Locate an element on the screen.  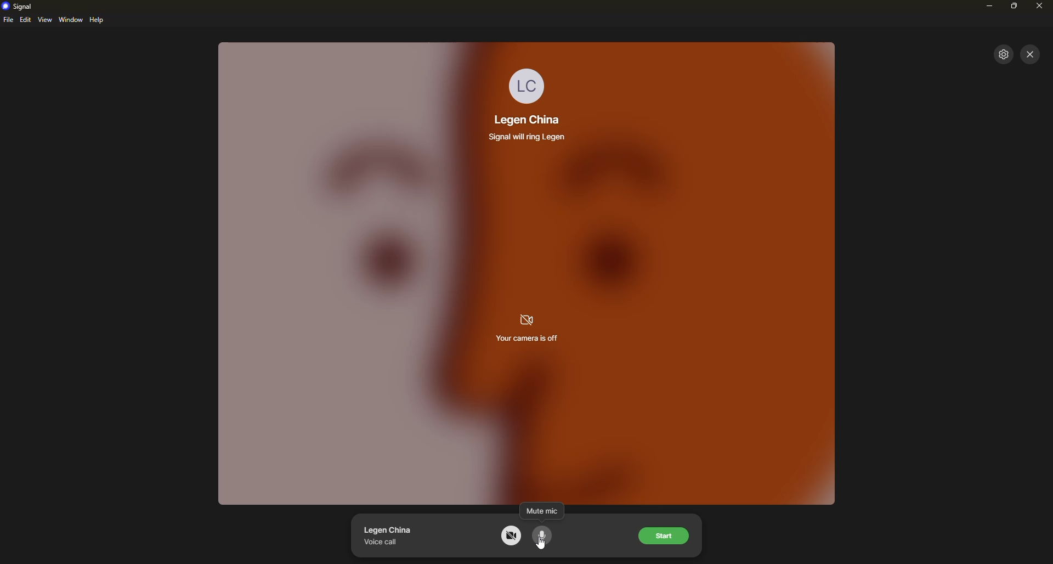
start is located at coordinates (665, 537).